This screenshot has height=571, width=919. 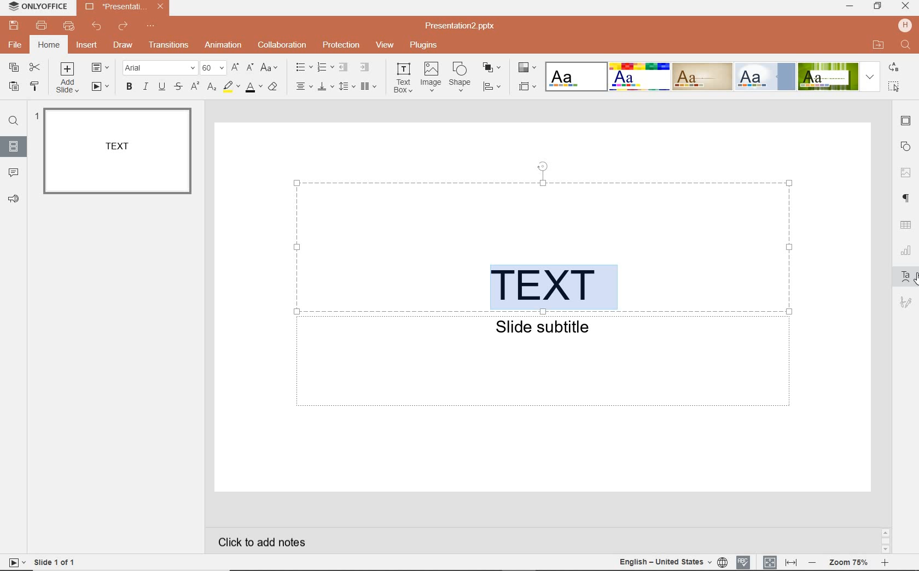 What do you see at coordinates (251, 68) in the screenshot?
I see `DECREMENT FONT SIZE` at bounding box center [251, 68].